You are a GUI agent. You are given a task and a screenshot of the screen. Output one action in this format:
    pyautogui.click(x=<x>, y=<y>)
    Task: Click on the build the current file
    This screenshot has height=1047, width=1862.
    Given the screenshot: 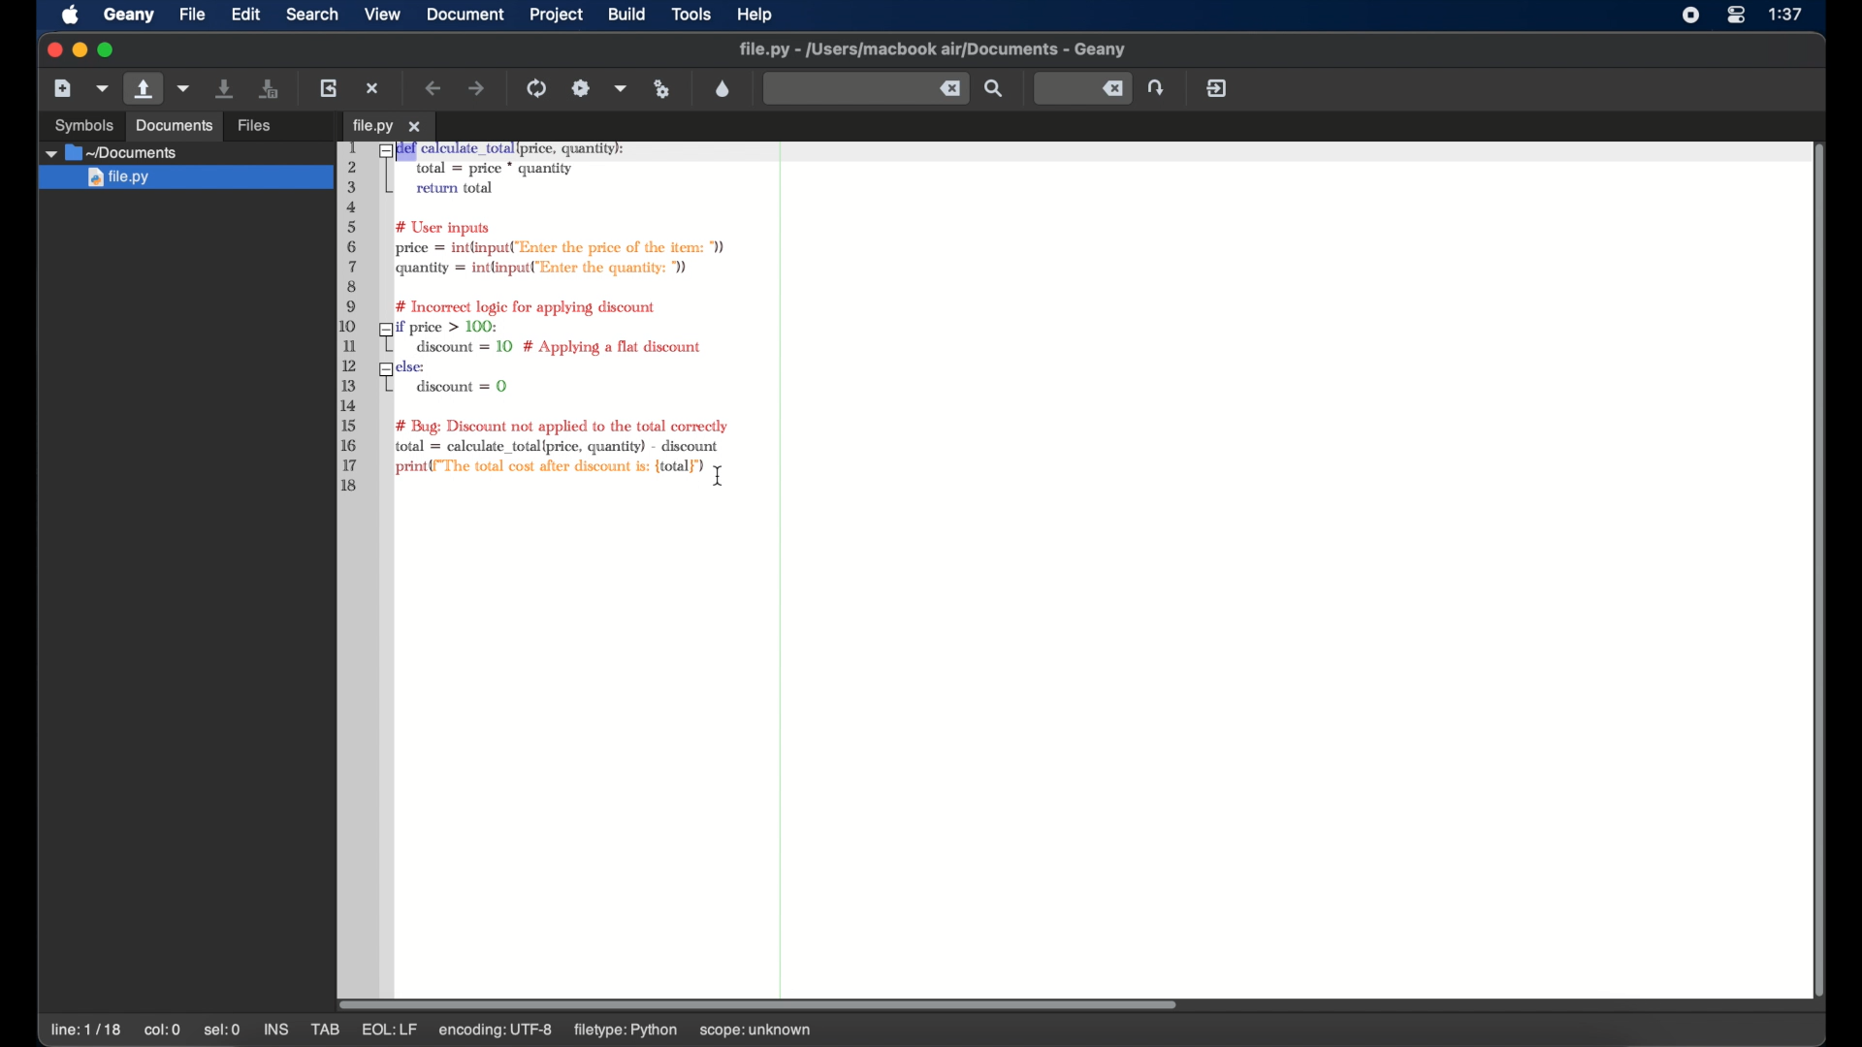 What is the action you would take?
    pyautogui.click(x=582, y=87)
    